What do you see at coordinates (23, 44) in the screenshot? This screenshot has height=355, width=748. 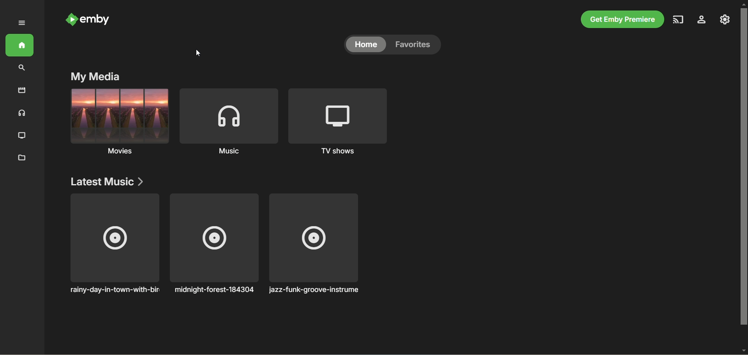 I see `home` at bounding box center [23, 44].